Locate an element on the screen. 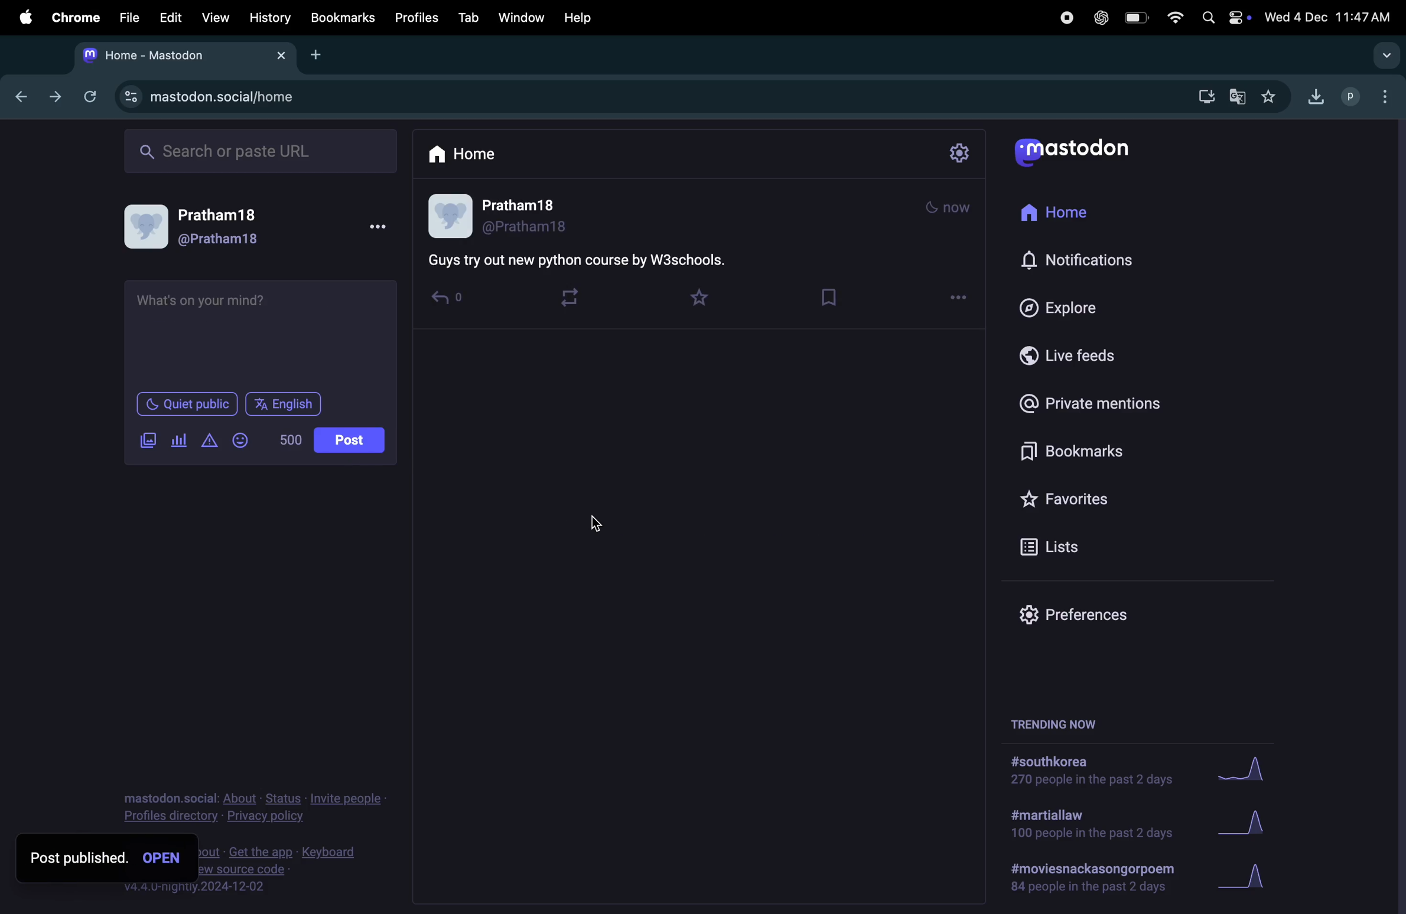  mastodon is located at coordinates (1079, 149).